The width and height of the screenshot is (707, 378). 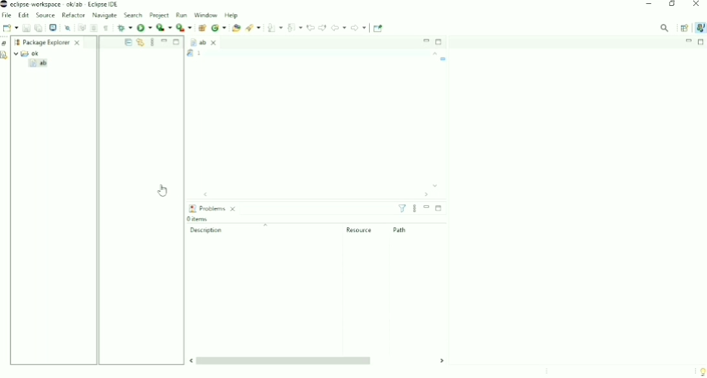 What do you see at coordinates (308, 195) in the screenshot?
I see `Horizontal scrollbar` at bounding box center [308, 195].